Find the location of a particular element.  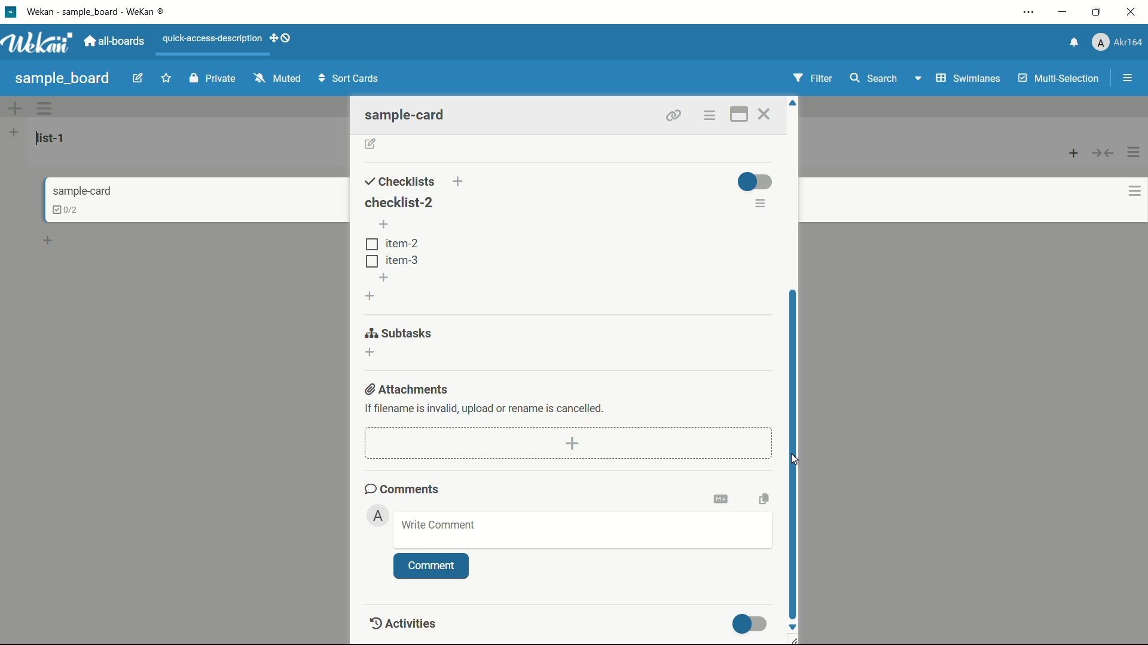

add attachment is located at coordinates (573, 443).